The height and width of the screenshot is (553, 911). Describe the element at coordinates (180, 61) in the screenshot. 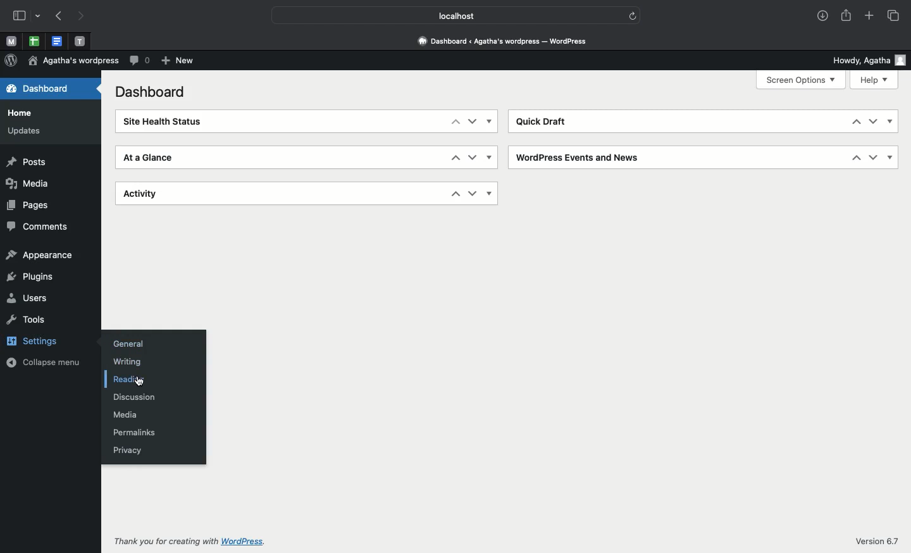

I see `New` at that location.